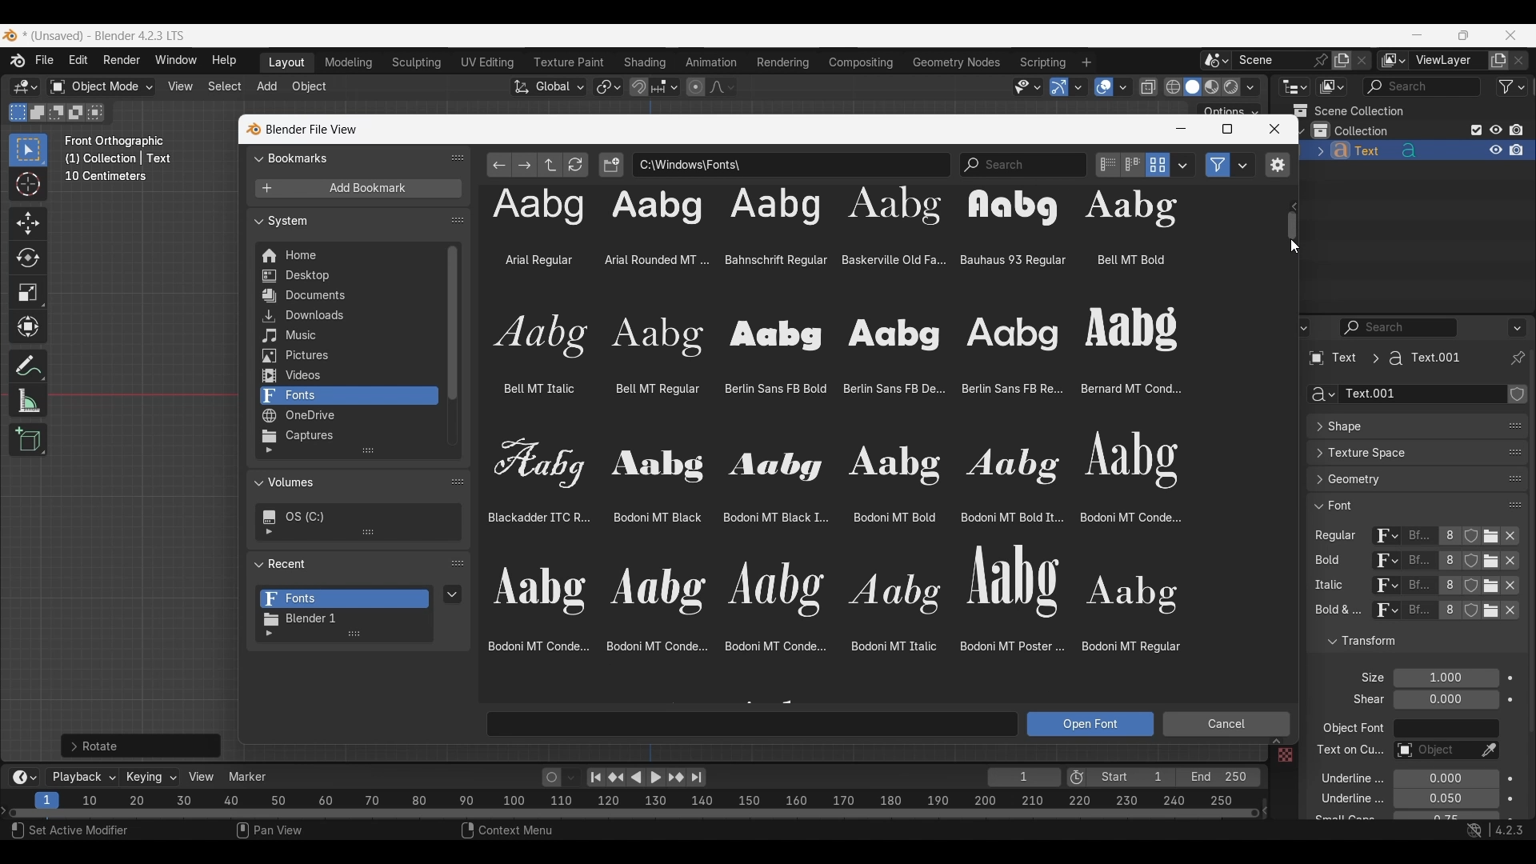 Image resolution: width=1536 pixels, height=864 pixels. Describe the element at coordinates (1104, 87) in the screenshot. I see `Show overlay` at that location.